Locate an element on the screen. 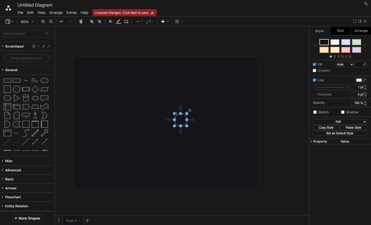  Styles is located at coordinates (340, 48).